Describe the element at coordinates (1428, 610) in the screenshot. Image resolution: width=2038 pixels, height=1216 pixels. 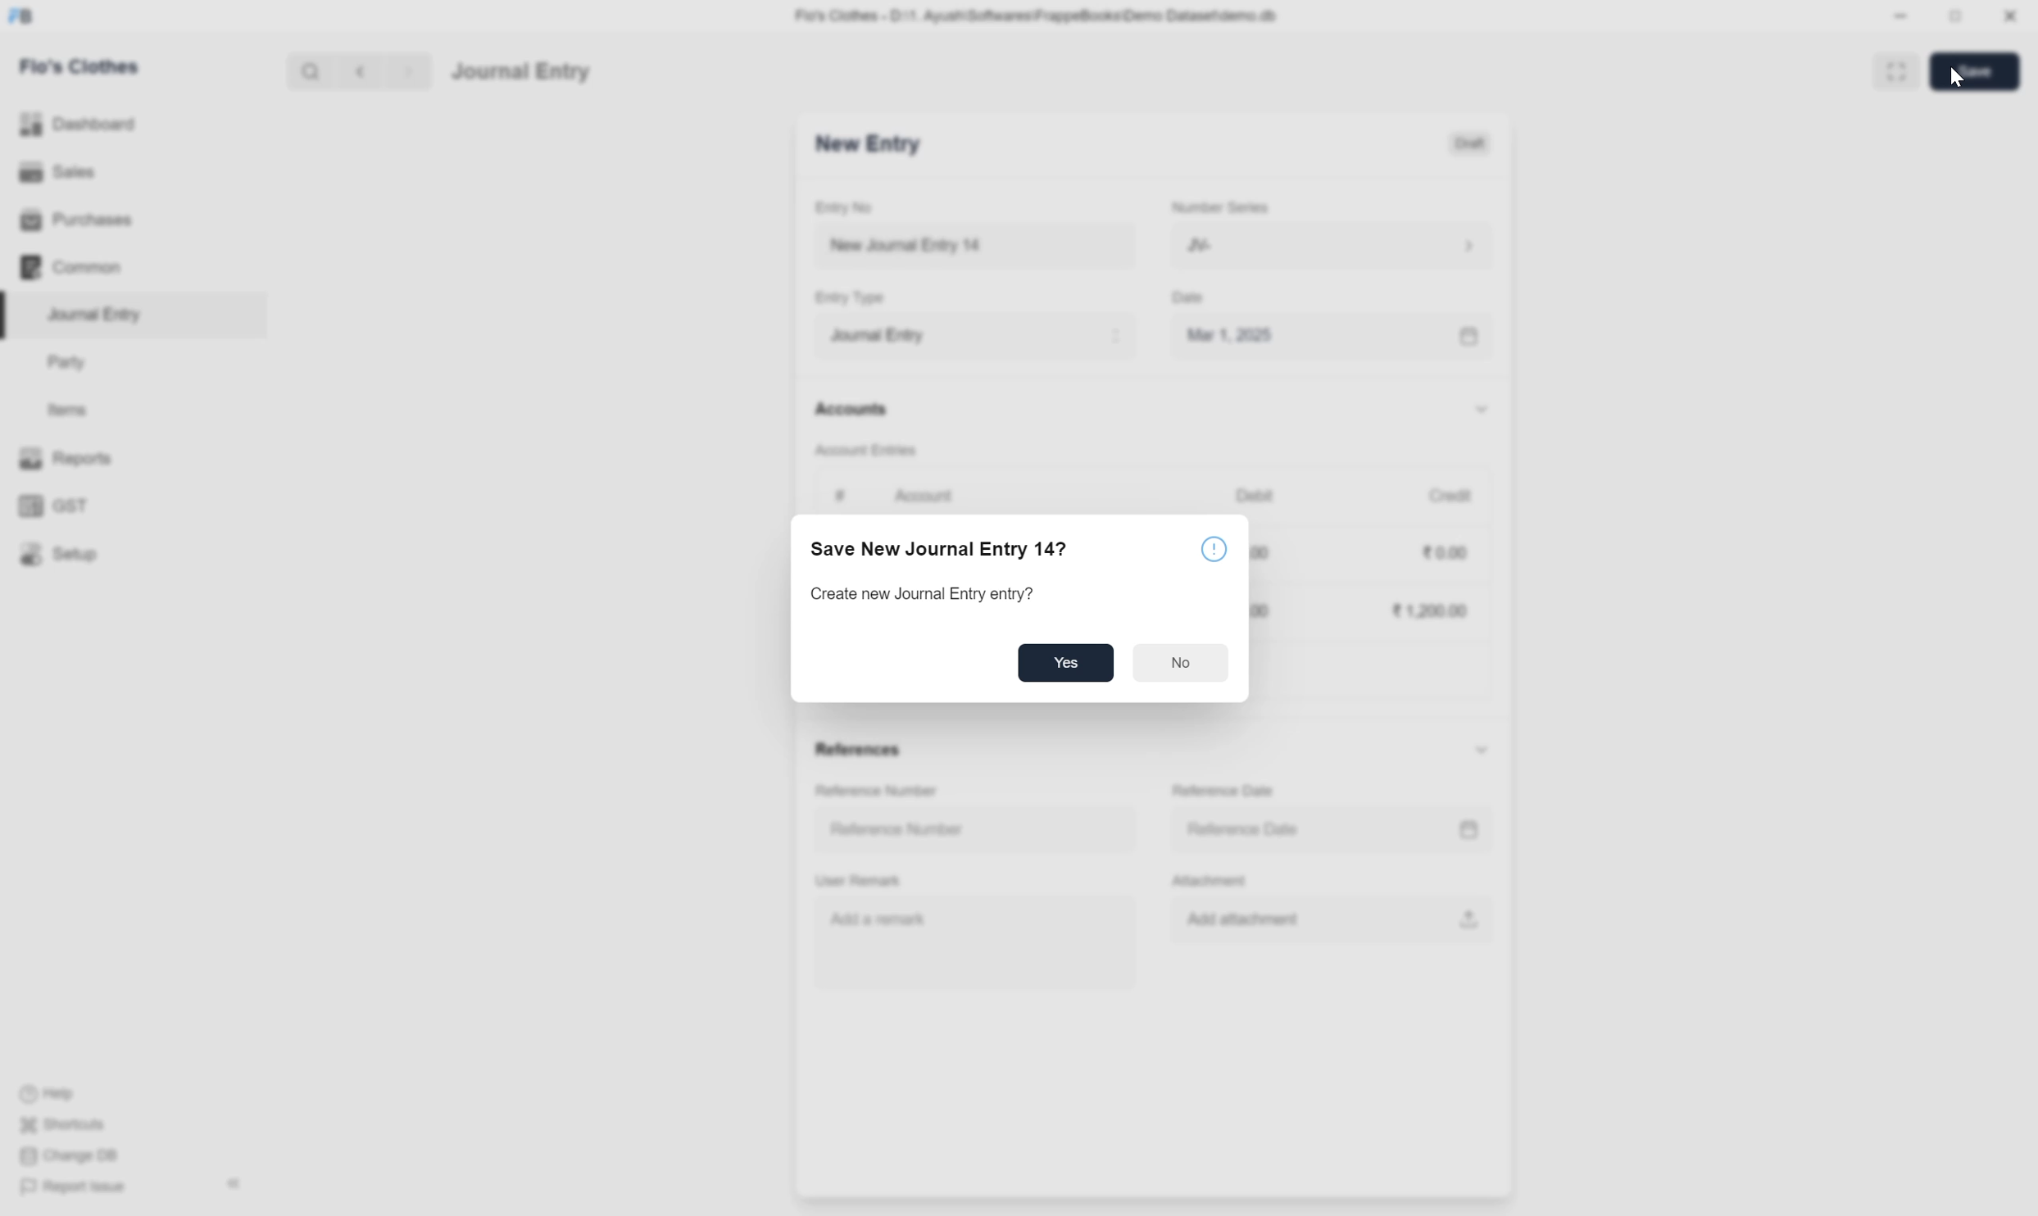
I see `1,200.00` at that location.